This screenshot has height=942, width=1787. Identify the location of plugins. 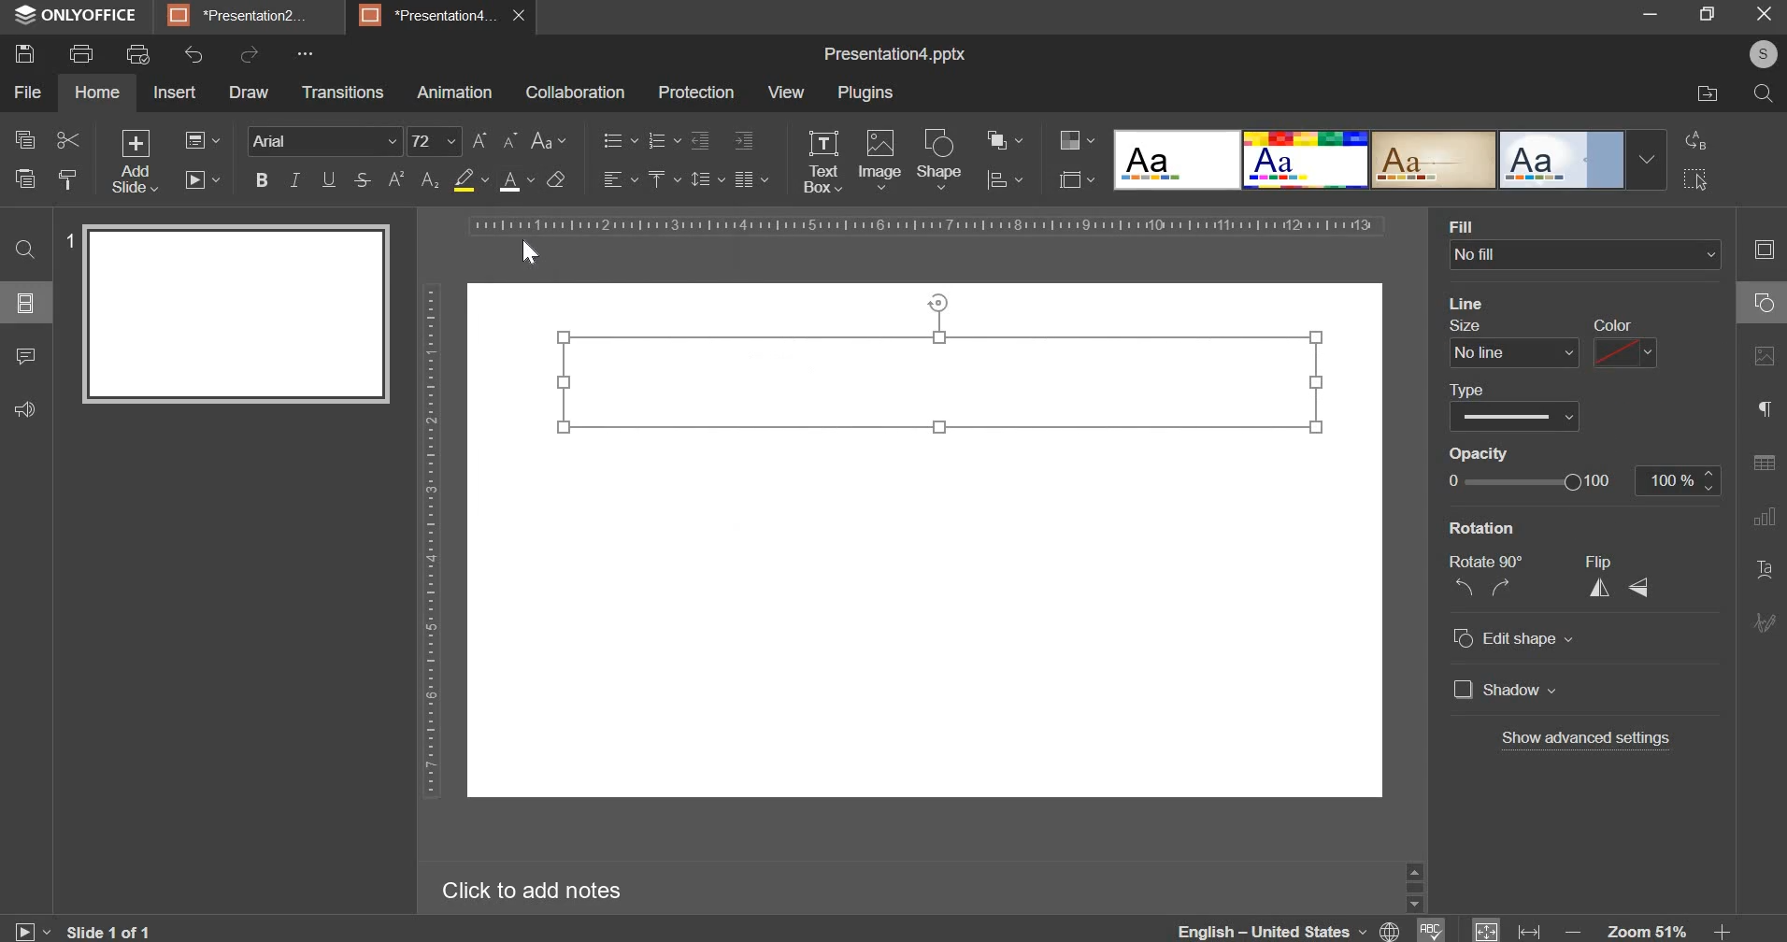
(865, 94).